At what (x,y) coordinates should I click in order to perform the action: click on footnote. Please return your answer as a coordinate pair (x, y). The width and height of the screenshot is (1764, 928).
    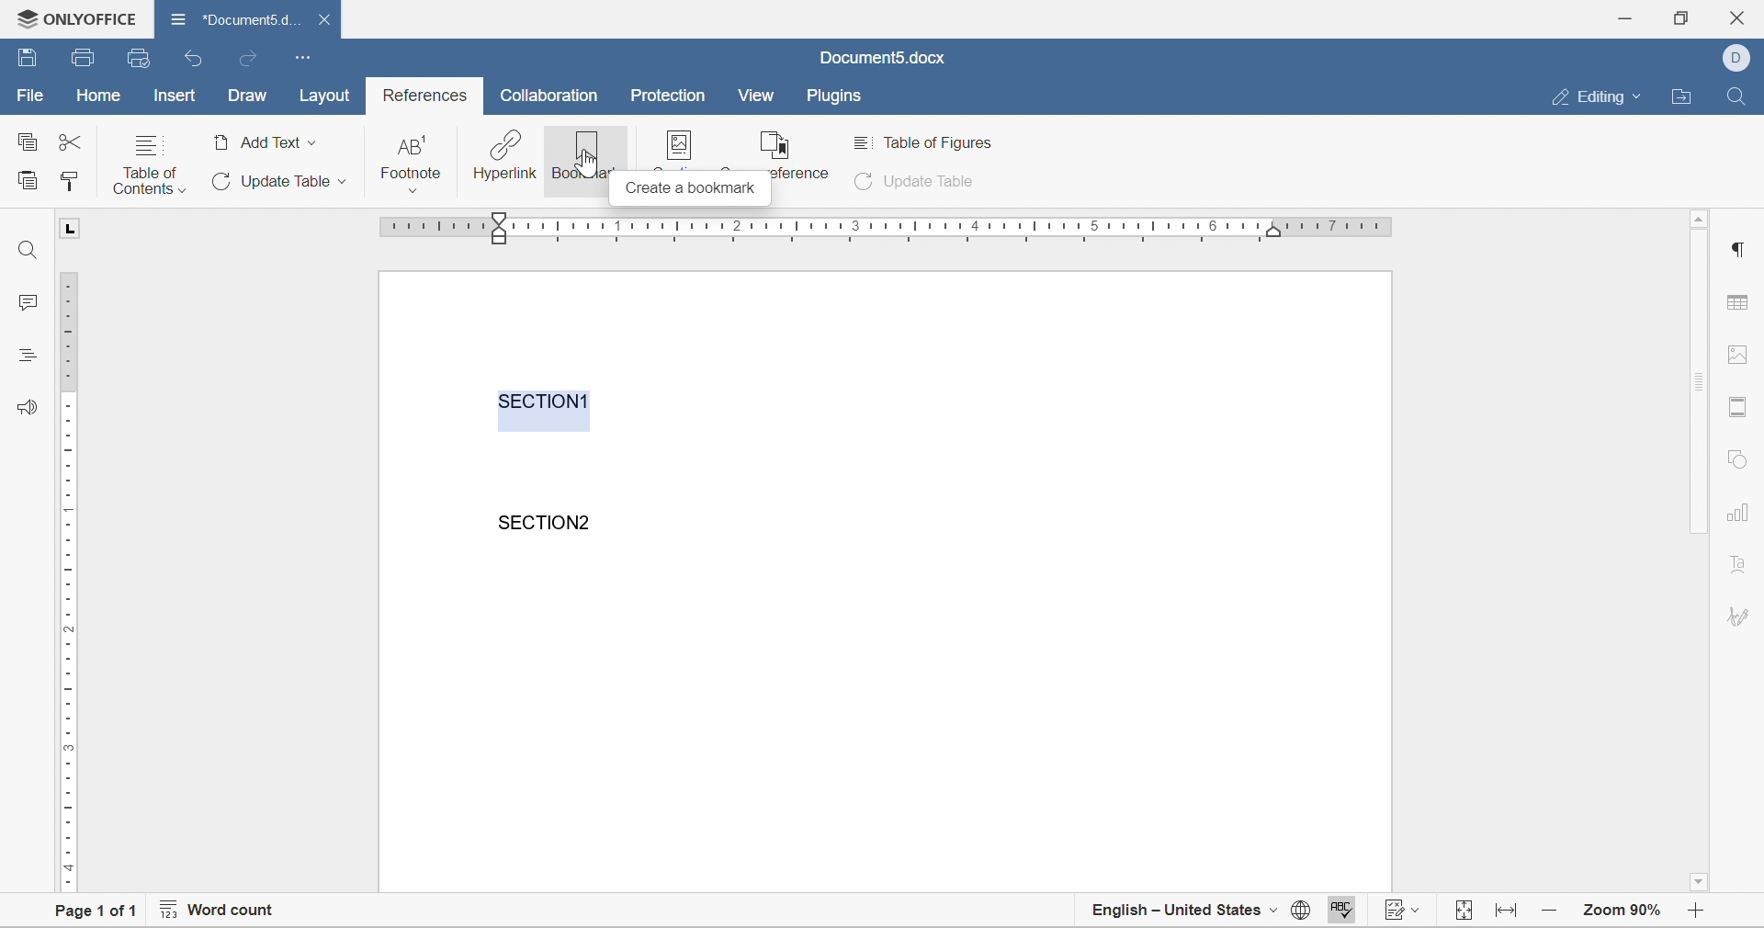
    Looking at the image, I should click on (413, 163).